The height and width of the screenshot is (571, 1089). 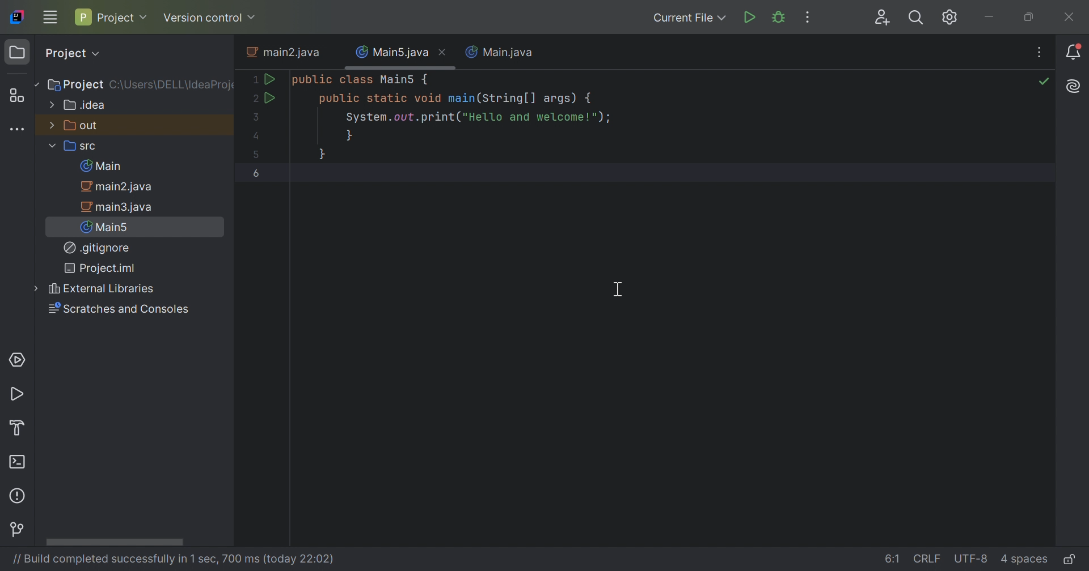 What do you see at coordinates (17, 15) in the screenshot?
I see `IntelliJ IDEA icon` at bounding box center [17, 15].